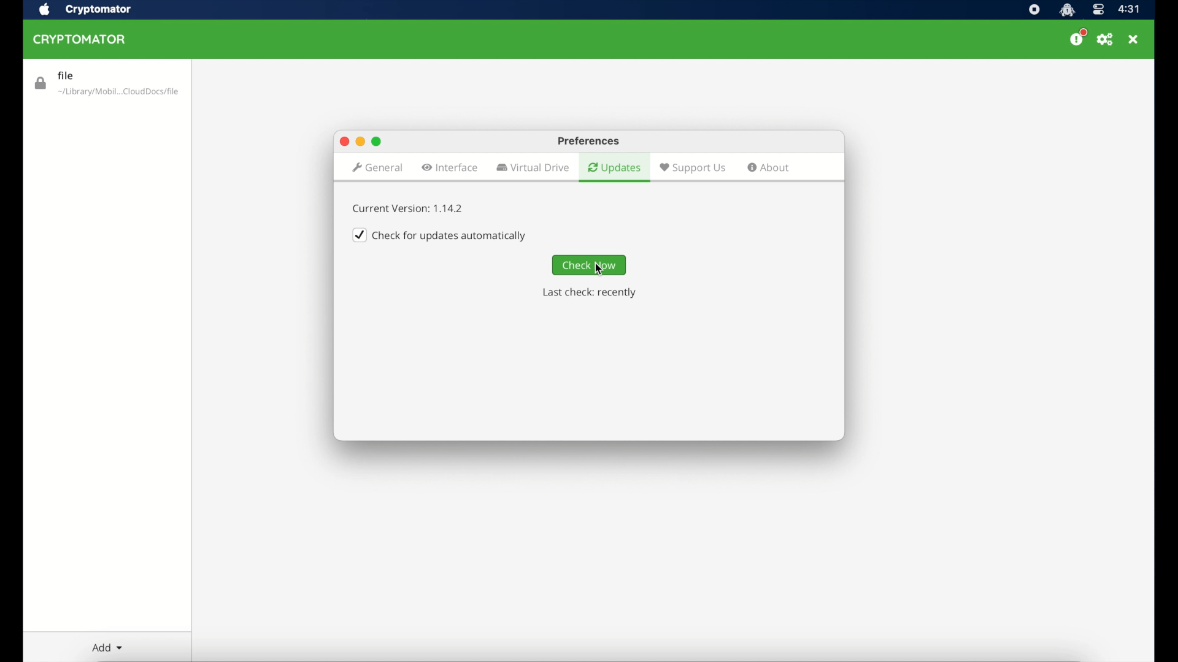 Image resolution: width=1178 pixels, height=662 pixels. Describe the element at coordinates (693, 167) in the screenshot. I see `suport us` at that location.